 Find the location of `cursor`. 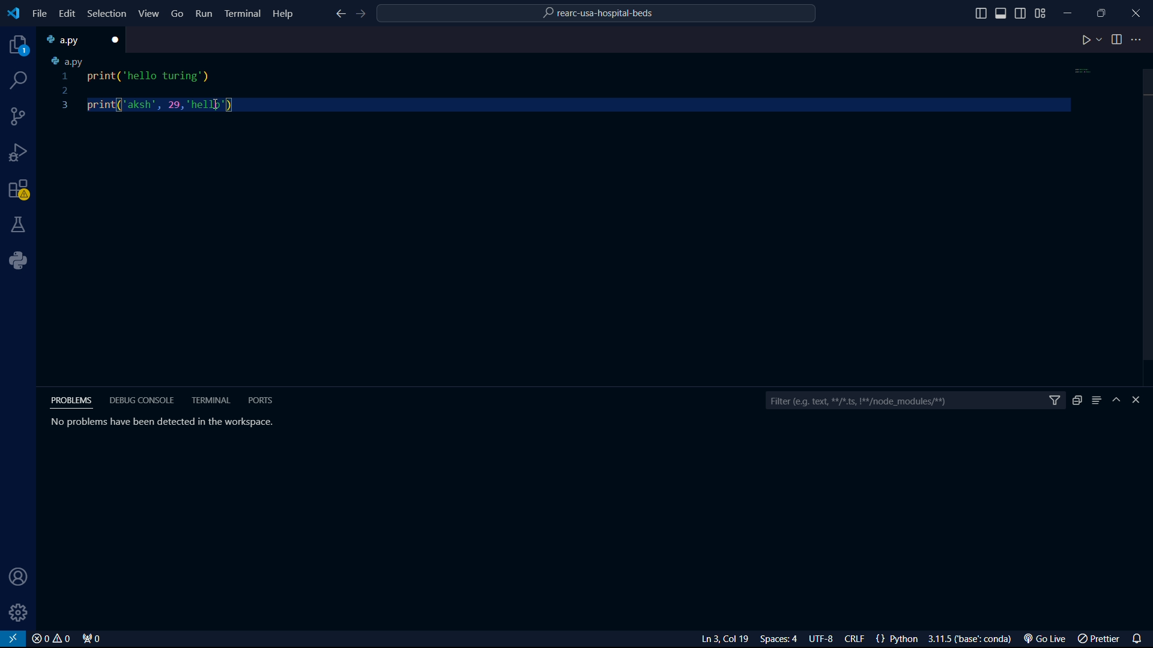

cursor is located at coordinates (207, 108).